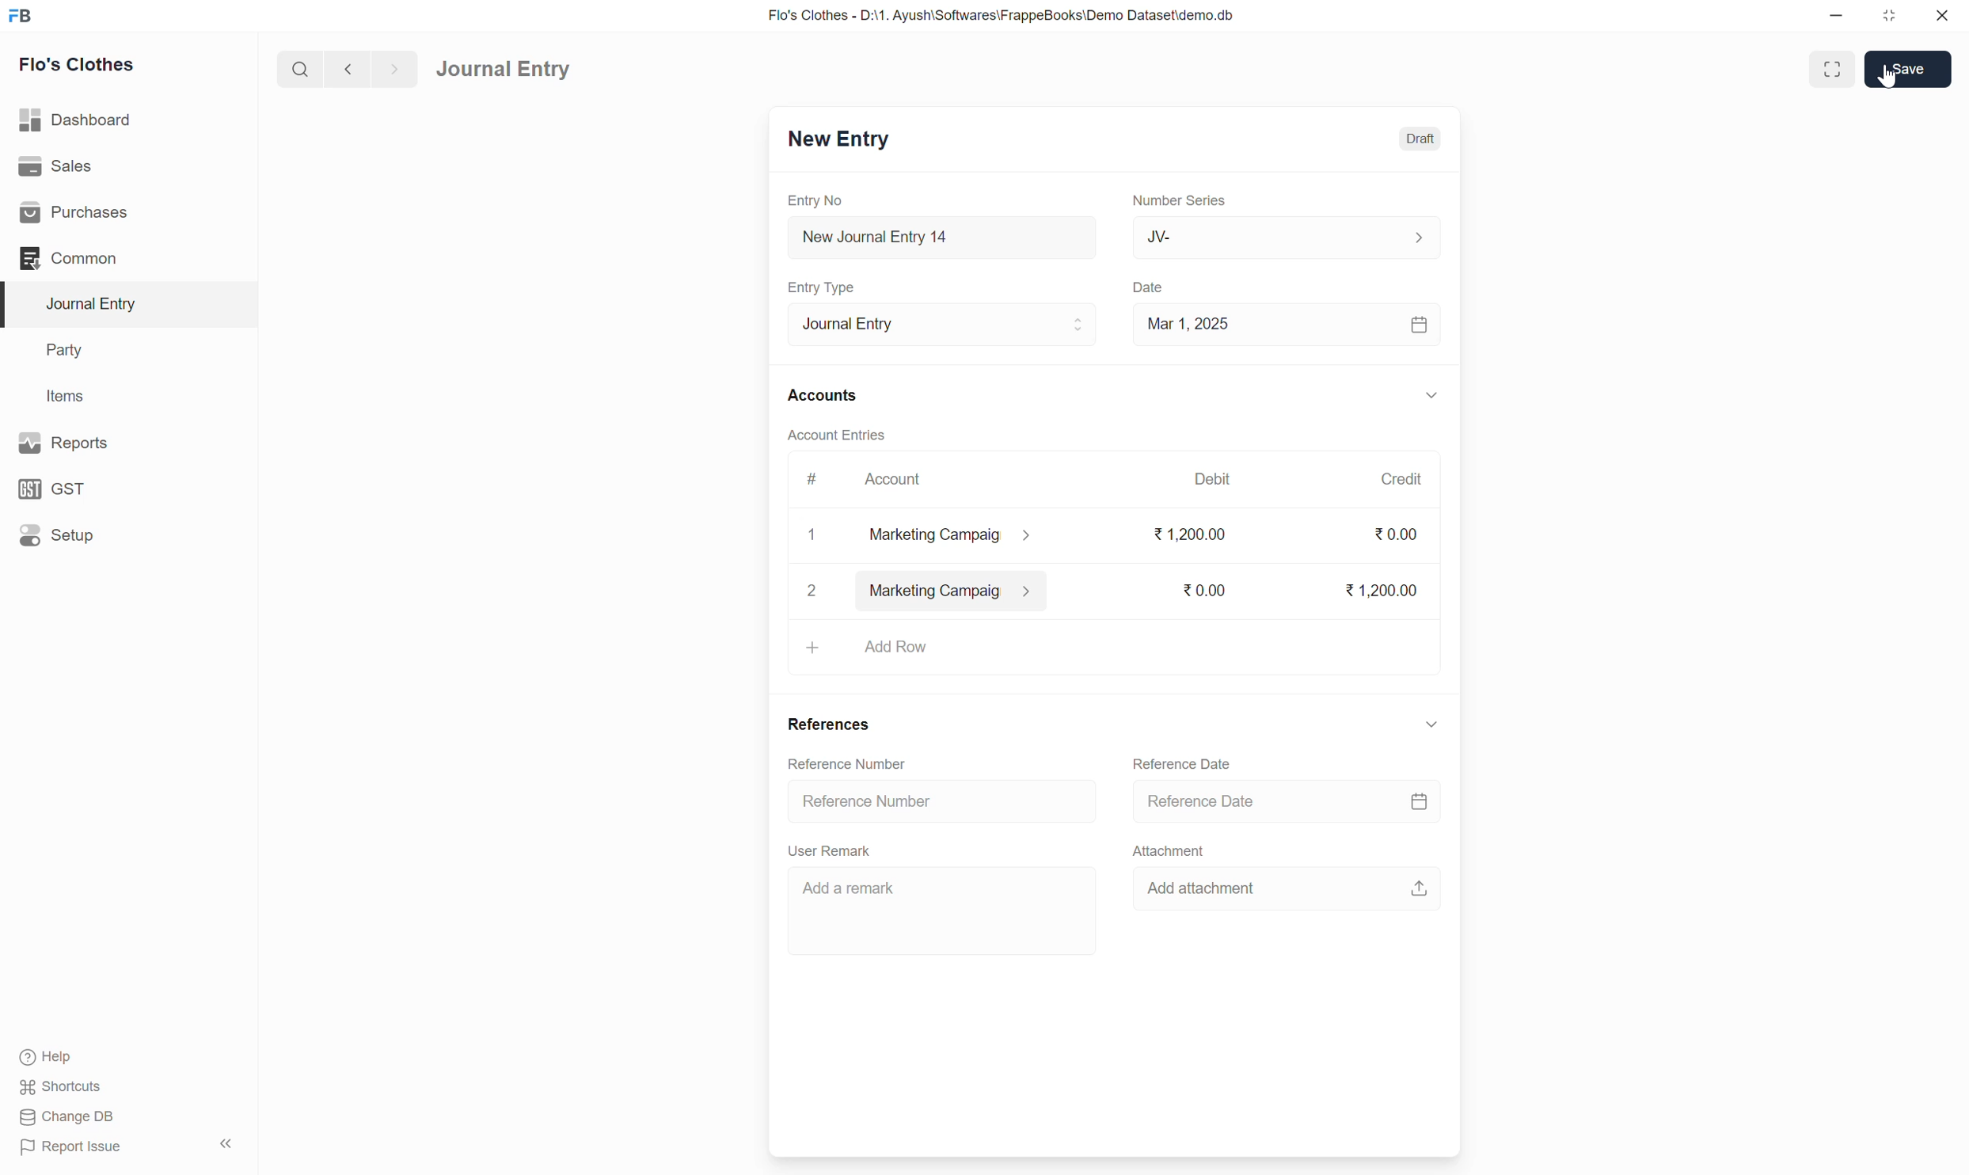 Image resolution: width=1969 pixels, height=1175 pixels. I want to click on Flo's Clothes - D:\1. Ayush\Softwares\FrappeBooks\Demo Dataset\demo.db, so click(1005, 14).